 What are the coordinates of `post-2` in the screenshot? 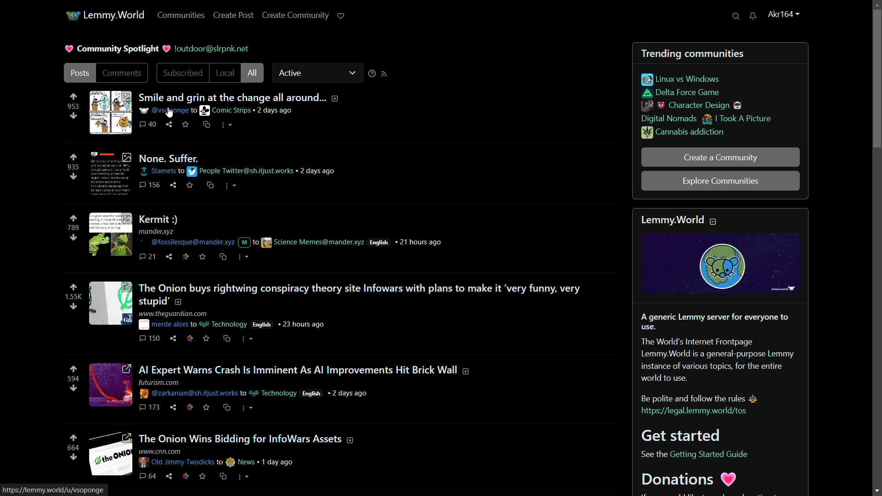 It's located at (166, 158).